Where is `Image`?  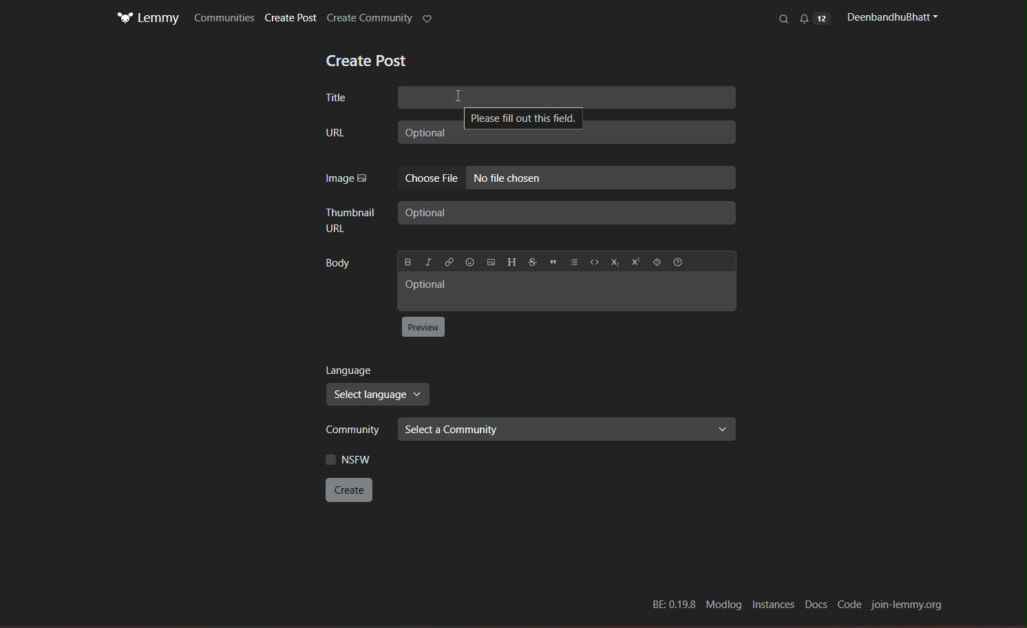
Image is located at coordinates (346, 178).